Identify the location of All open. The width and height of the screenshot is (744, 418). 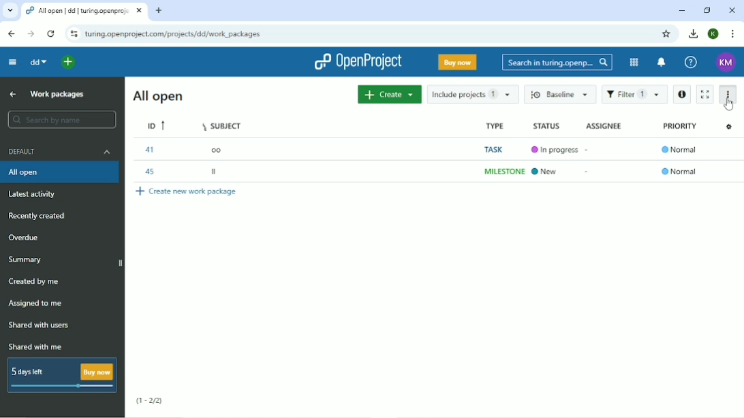
(158, 95).